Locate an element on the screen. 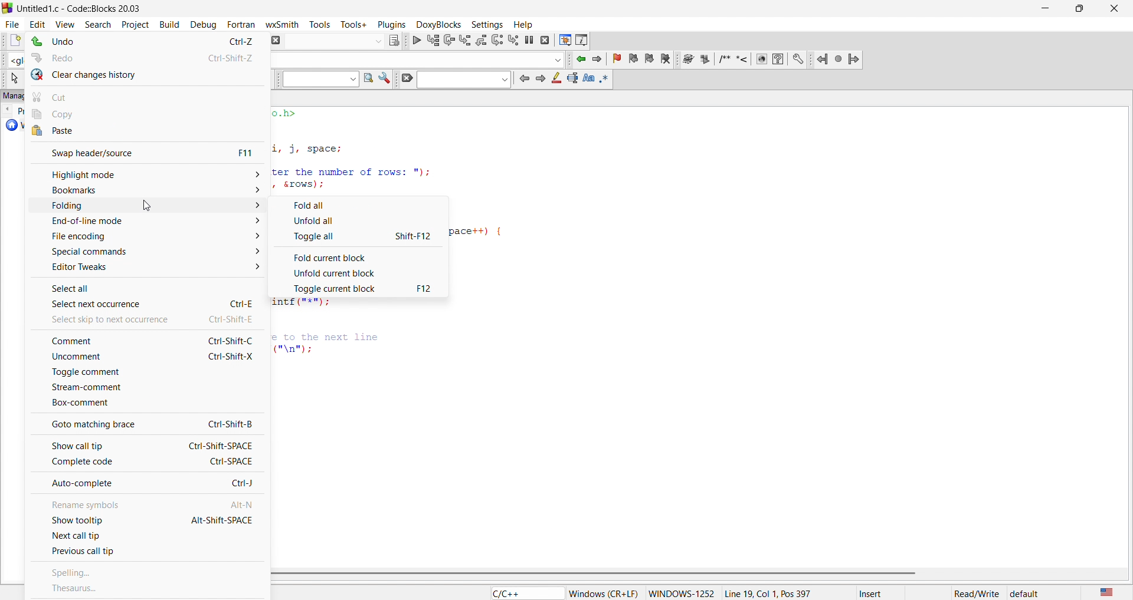 This screenshot has width=1133, height=600. debug/continue is located at coordinates (415, 40).